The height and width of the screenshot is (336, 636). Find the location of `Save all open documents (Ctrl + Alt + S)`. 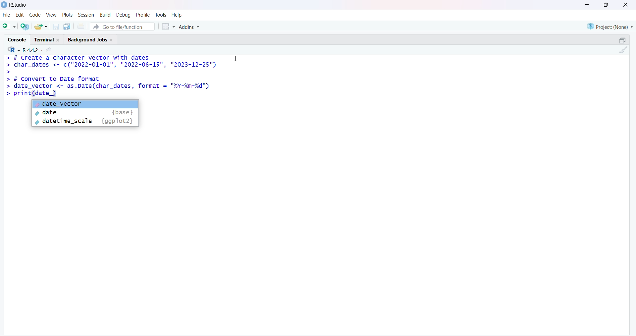

Save all open documents (Ctrl + Alt + S) is located at coordinates (69, 26).